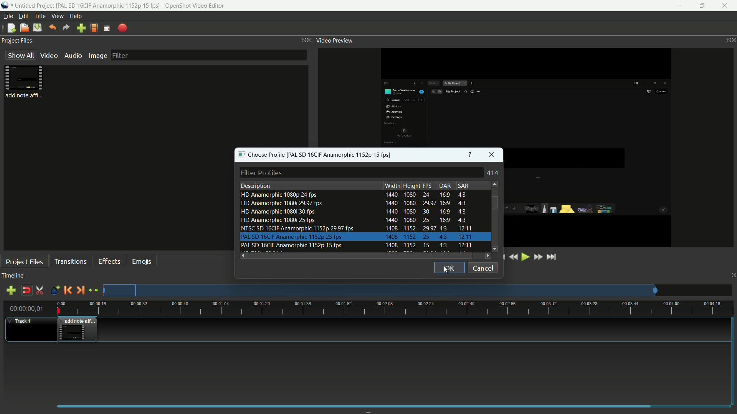 Image resolution: width=737 pixels, height=414 pixels. What do you see at coordinates (679, 6) in the screenshot?
I see `minimize` at bounding box center [679, 6].